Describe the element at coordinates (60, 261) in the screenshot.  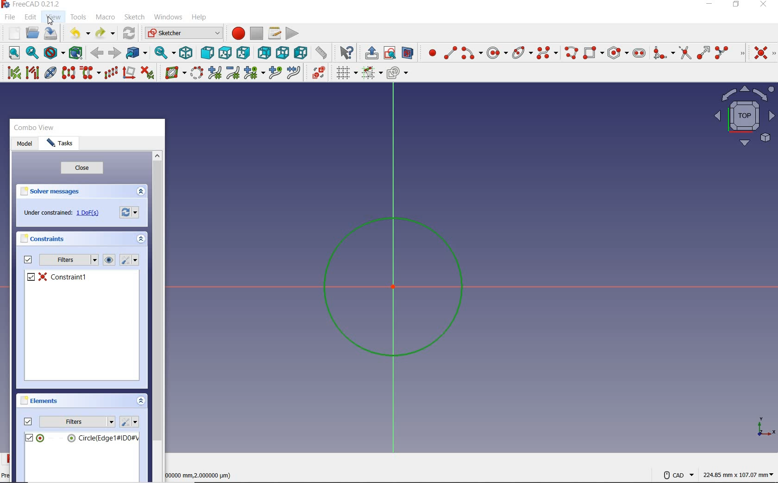
I see `filters` at that location.